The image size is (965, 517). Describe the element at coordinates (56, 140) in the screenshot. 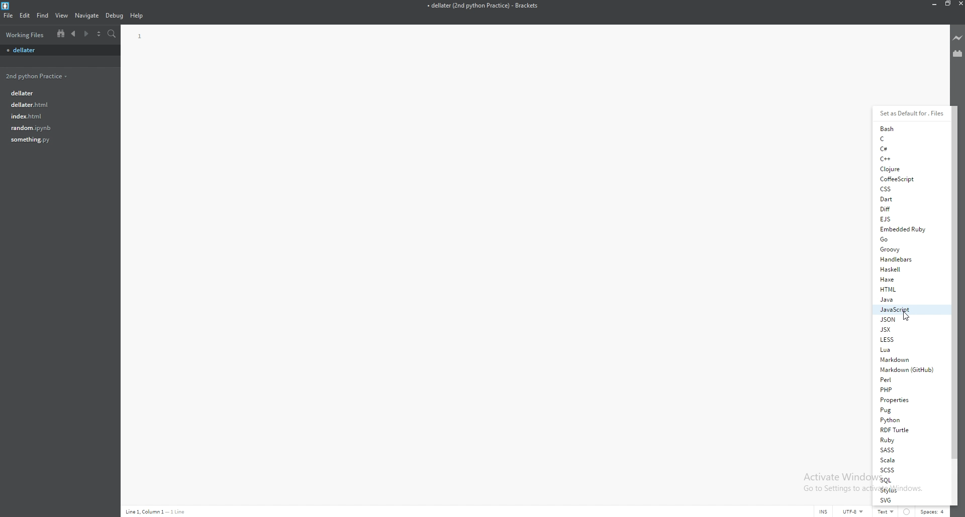

I see `file` at that location.